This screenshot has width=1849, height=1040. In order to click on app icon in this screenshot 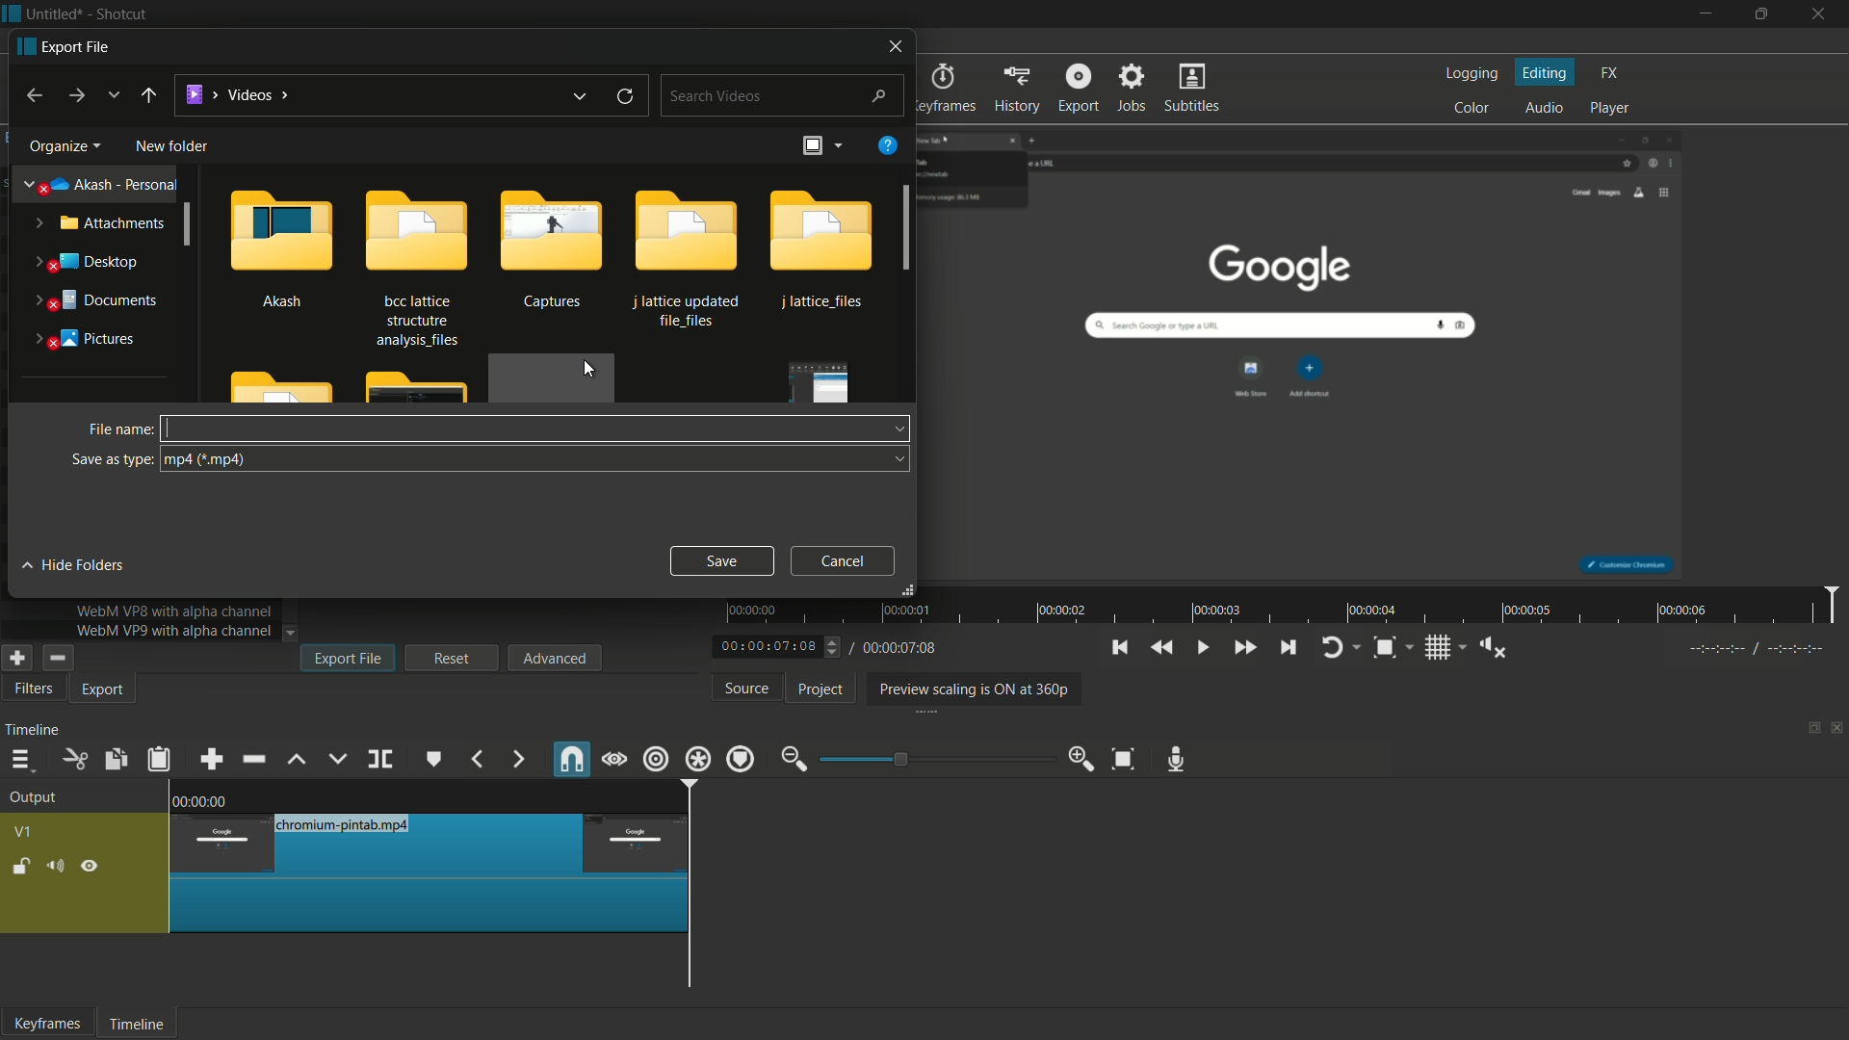, I will do `click(12, 13)`.